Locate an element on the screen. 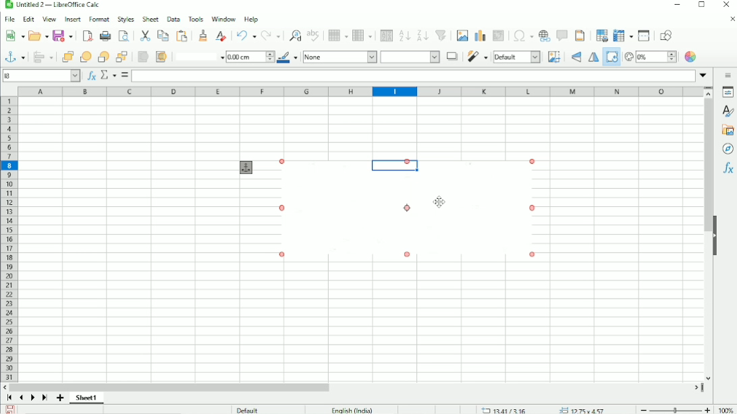 This screenshot has height=414, width=737. Properties is located at coordinates (726, 92).